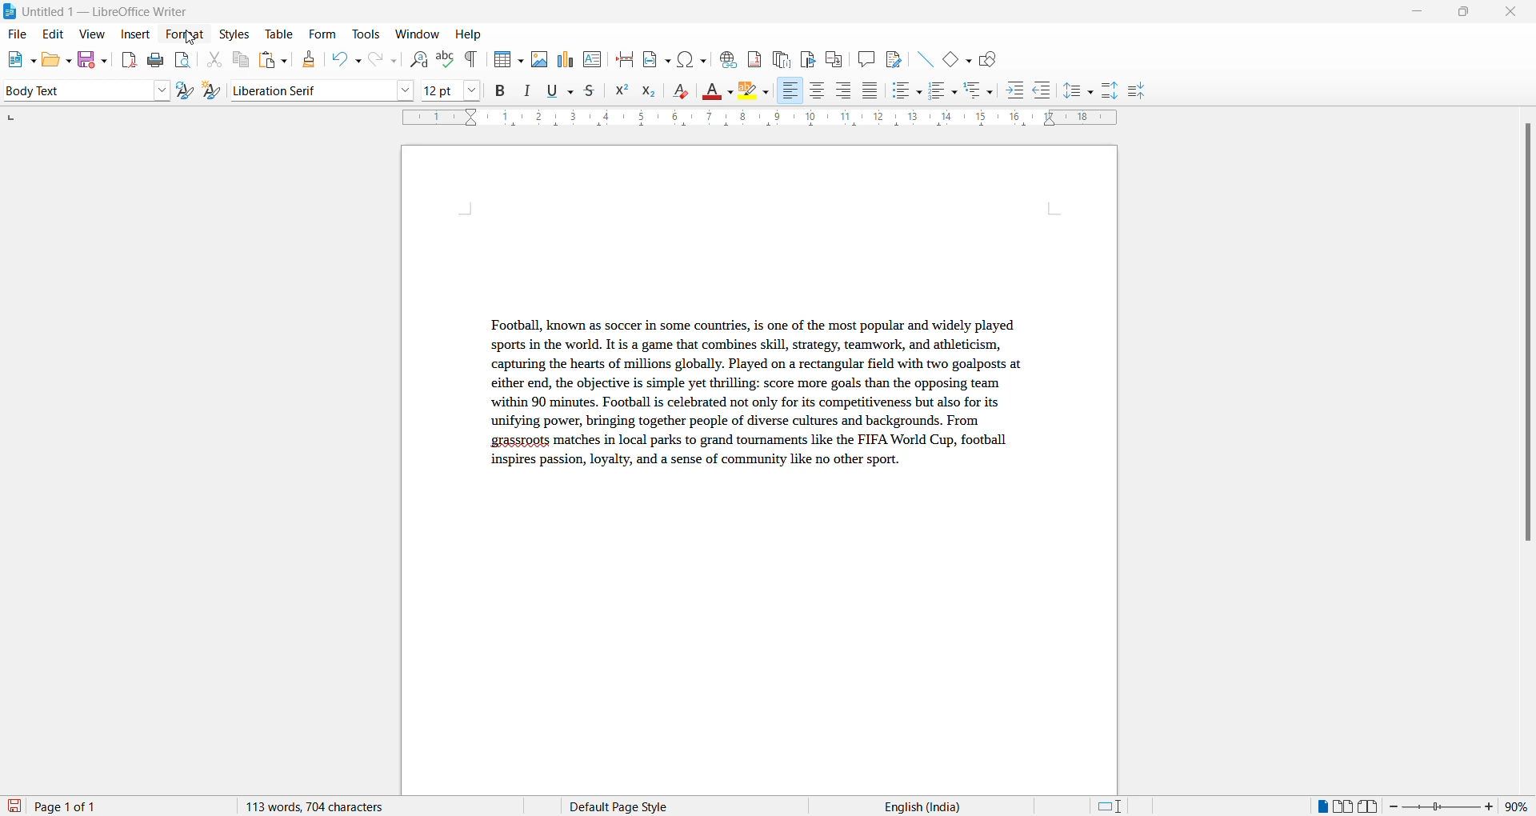 This screenshot has height=816, width=1536. I want to click on open, so click(56, 59).